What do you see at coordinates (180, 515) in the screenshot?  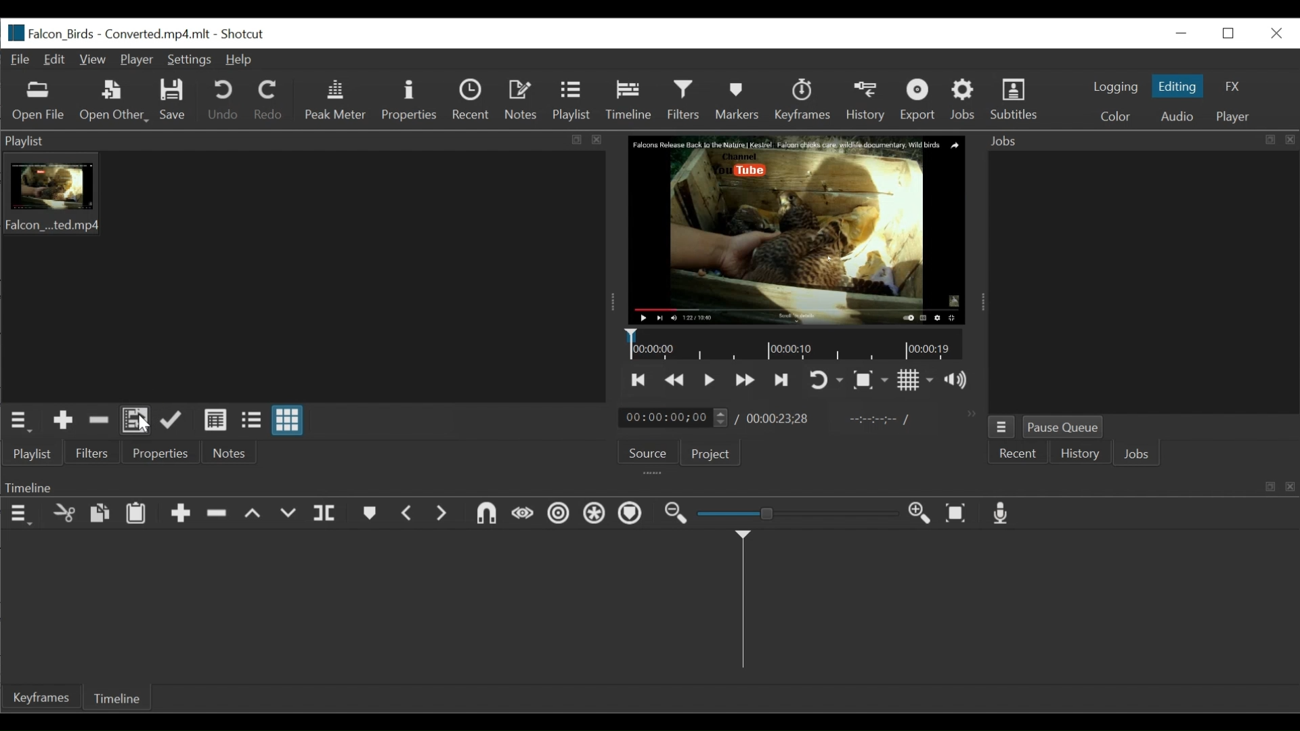 I see `Append` at bounding box center [180, 515].